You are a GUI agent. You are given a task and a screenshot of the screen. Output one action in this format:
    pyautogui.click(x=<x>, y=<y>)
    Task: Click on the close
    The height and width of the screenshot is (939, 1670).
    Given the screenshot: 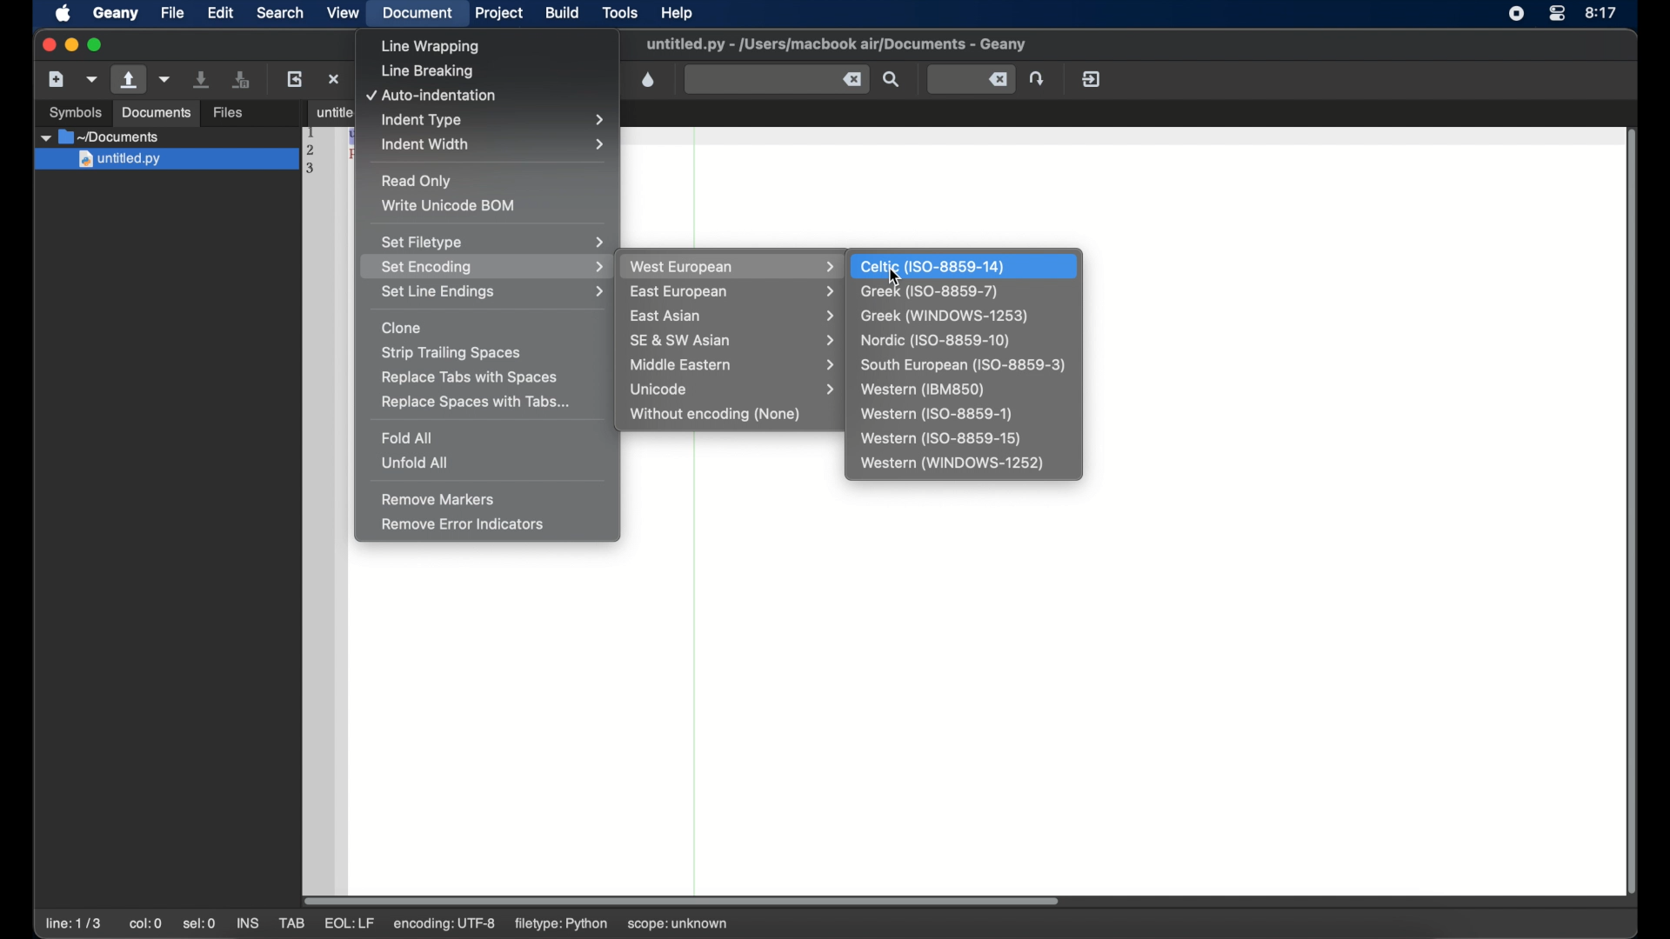 What is the action you would take?
    pyautogui.click(x=47, y=43)
    